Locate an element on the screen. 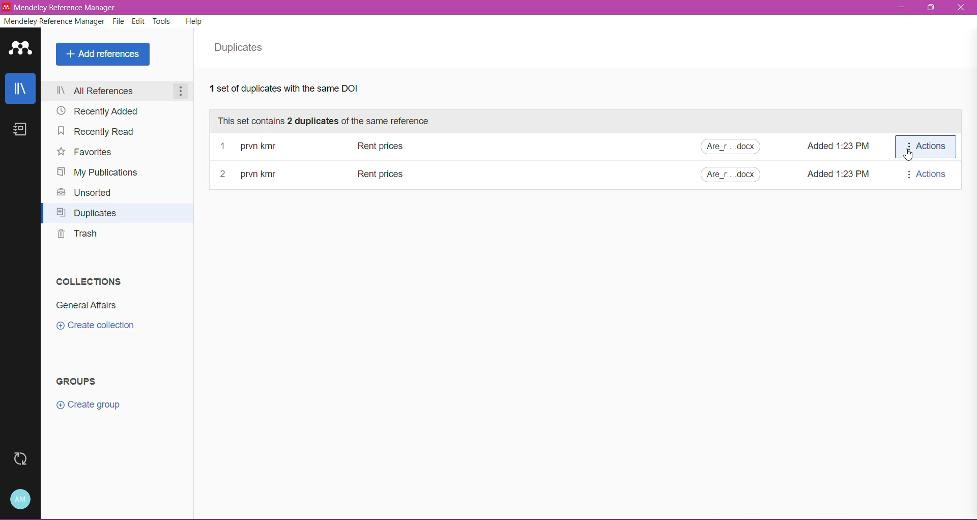 This screenshot has height=520, width=977. Favorites is located at coordinates (85, 153).